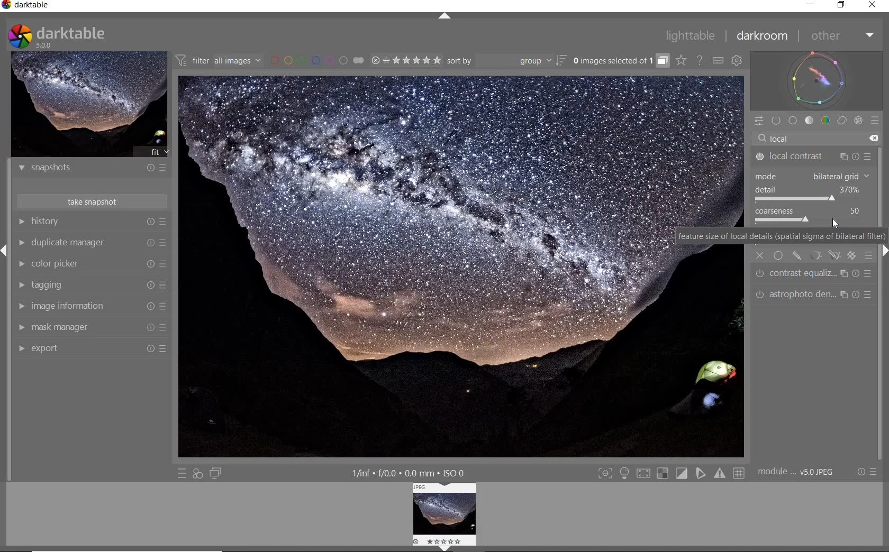 The image size is (889, 552). Describe the element at coordinates (408, 473) in the screenshot. I see `DISPLAYED GUI INFO` at that location.